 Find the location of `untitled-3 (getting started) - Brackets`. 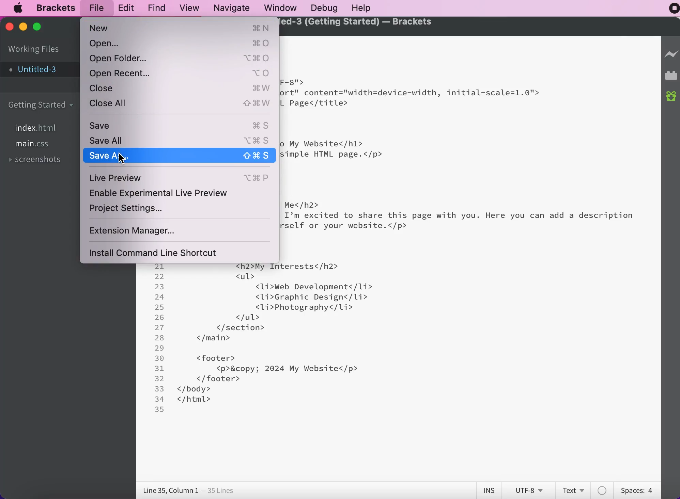

untitled-3 (getting started) - Brackets is located at coordinates (358, 22).